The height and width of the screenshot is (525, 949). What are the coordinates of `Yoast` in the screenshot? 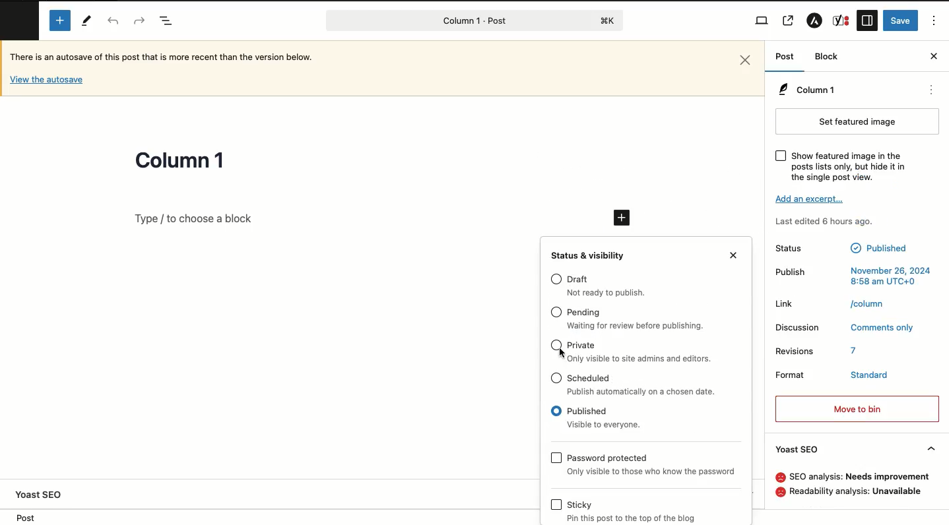 It's located at (840, 20).